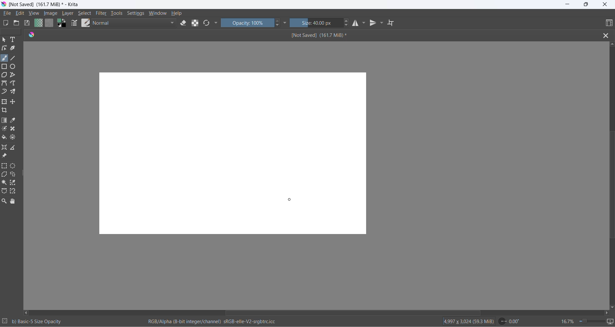 The height and width of the screenshot is (327, 615). What do you see at coordinates (8, 13) in the screenshot?
I see `file` at bounding box center [8, 13].